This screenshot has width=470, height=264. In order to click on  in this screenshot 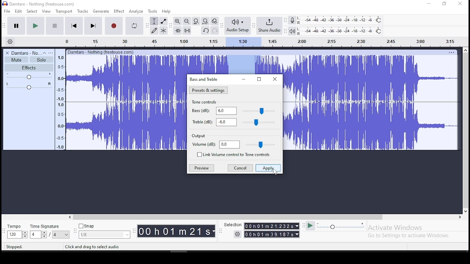, I will do `click(3, 231)`.